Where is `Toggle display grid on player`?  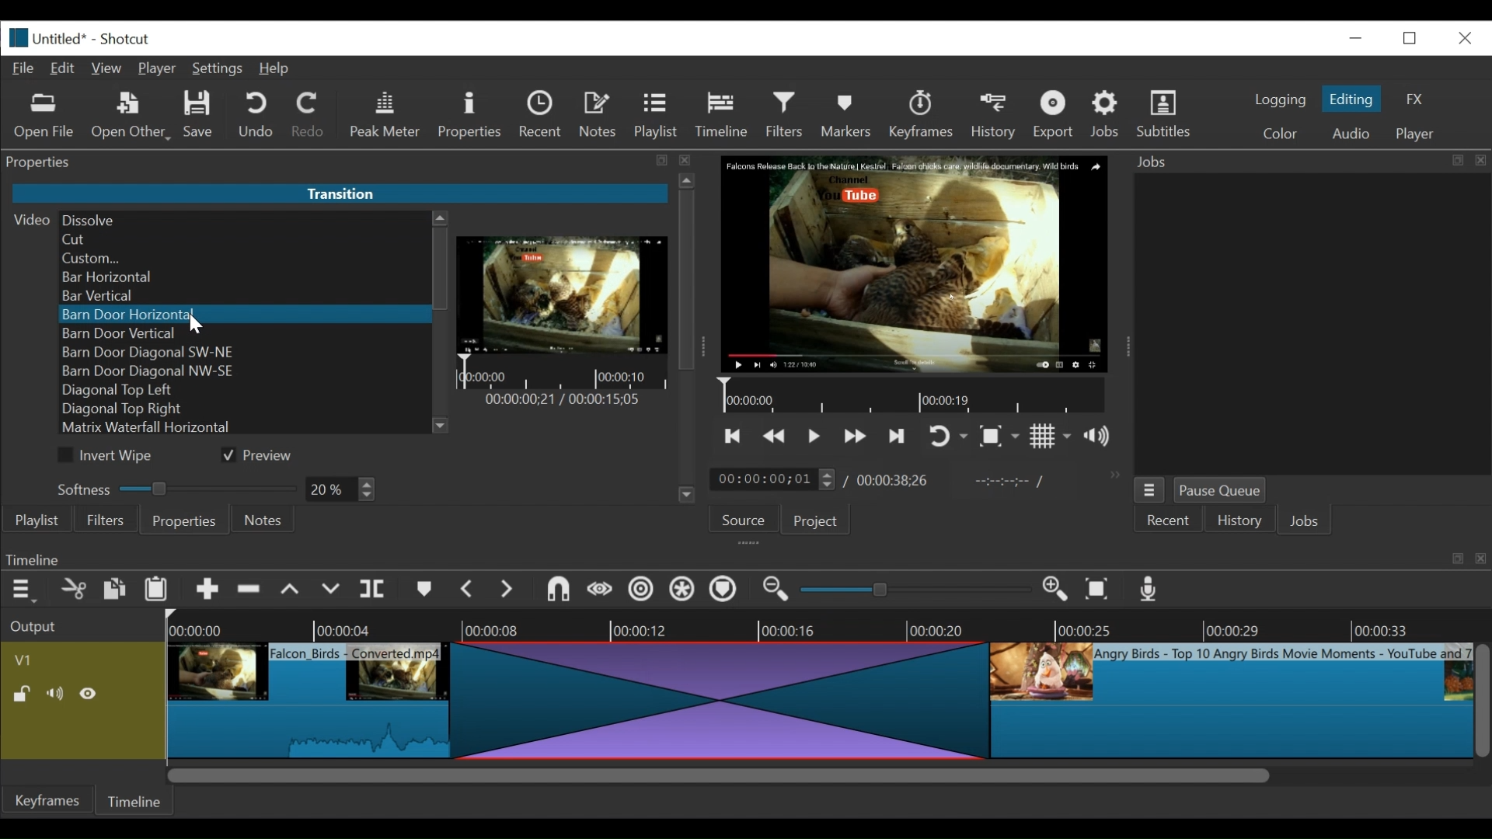 Toggle display grid on player is located at coordinates (1051, 436).